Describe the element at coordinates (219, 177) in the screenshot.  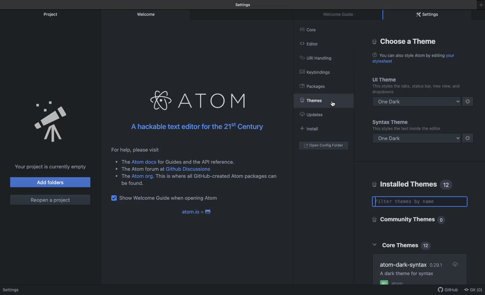
I see `is is where all GitHub-created Atom packages can` at that location.